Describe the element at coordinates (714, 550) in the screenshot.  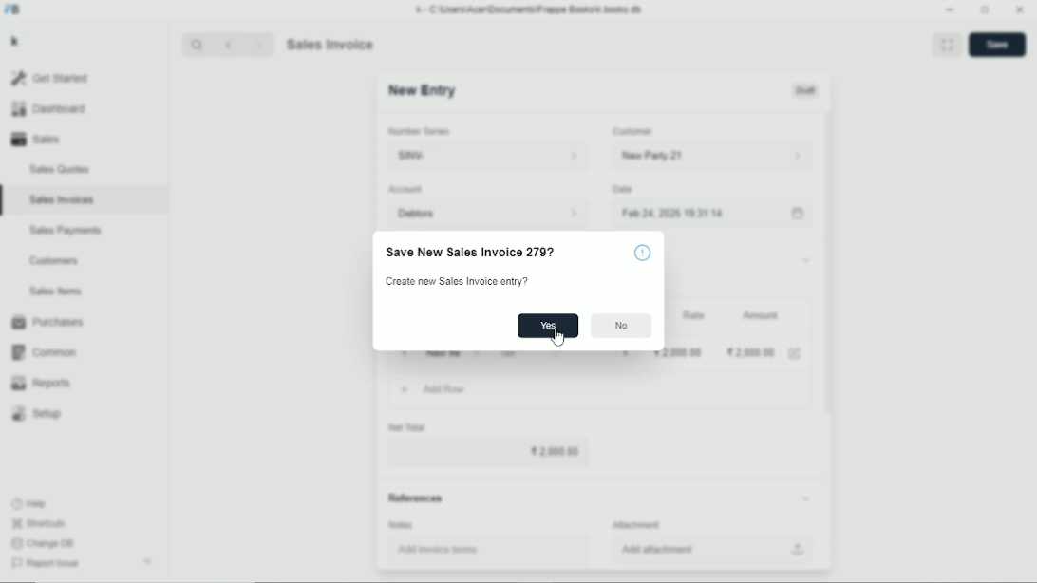
I see `Add attachment` at that location.